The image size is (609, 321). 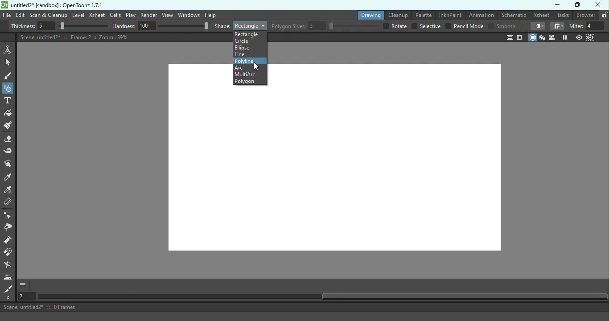 What do you see at coordinates (74, 37) in the screenshot?
I see `Canvas details` at bounding box center [74, 37].